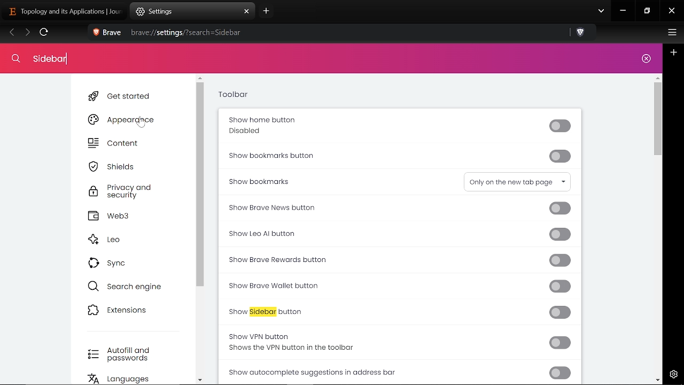 The width and height of the screenshot is (684, 385). What do you see at coordinates (201, 186) in the screenshot?
I see `Vertical scrolbar for sidebar menu` at bounding box center [201, 186].